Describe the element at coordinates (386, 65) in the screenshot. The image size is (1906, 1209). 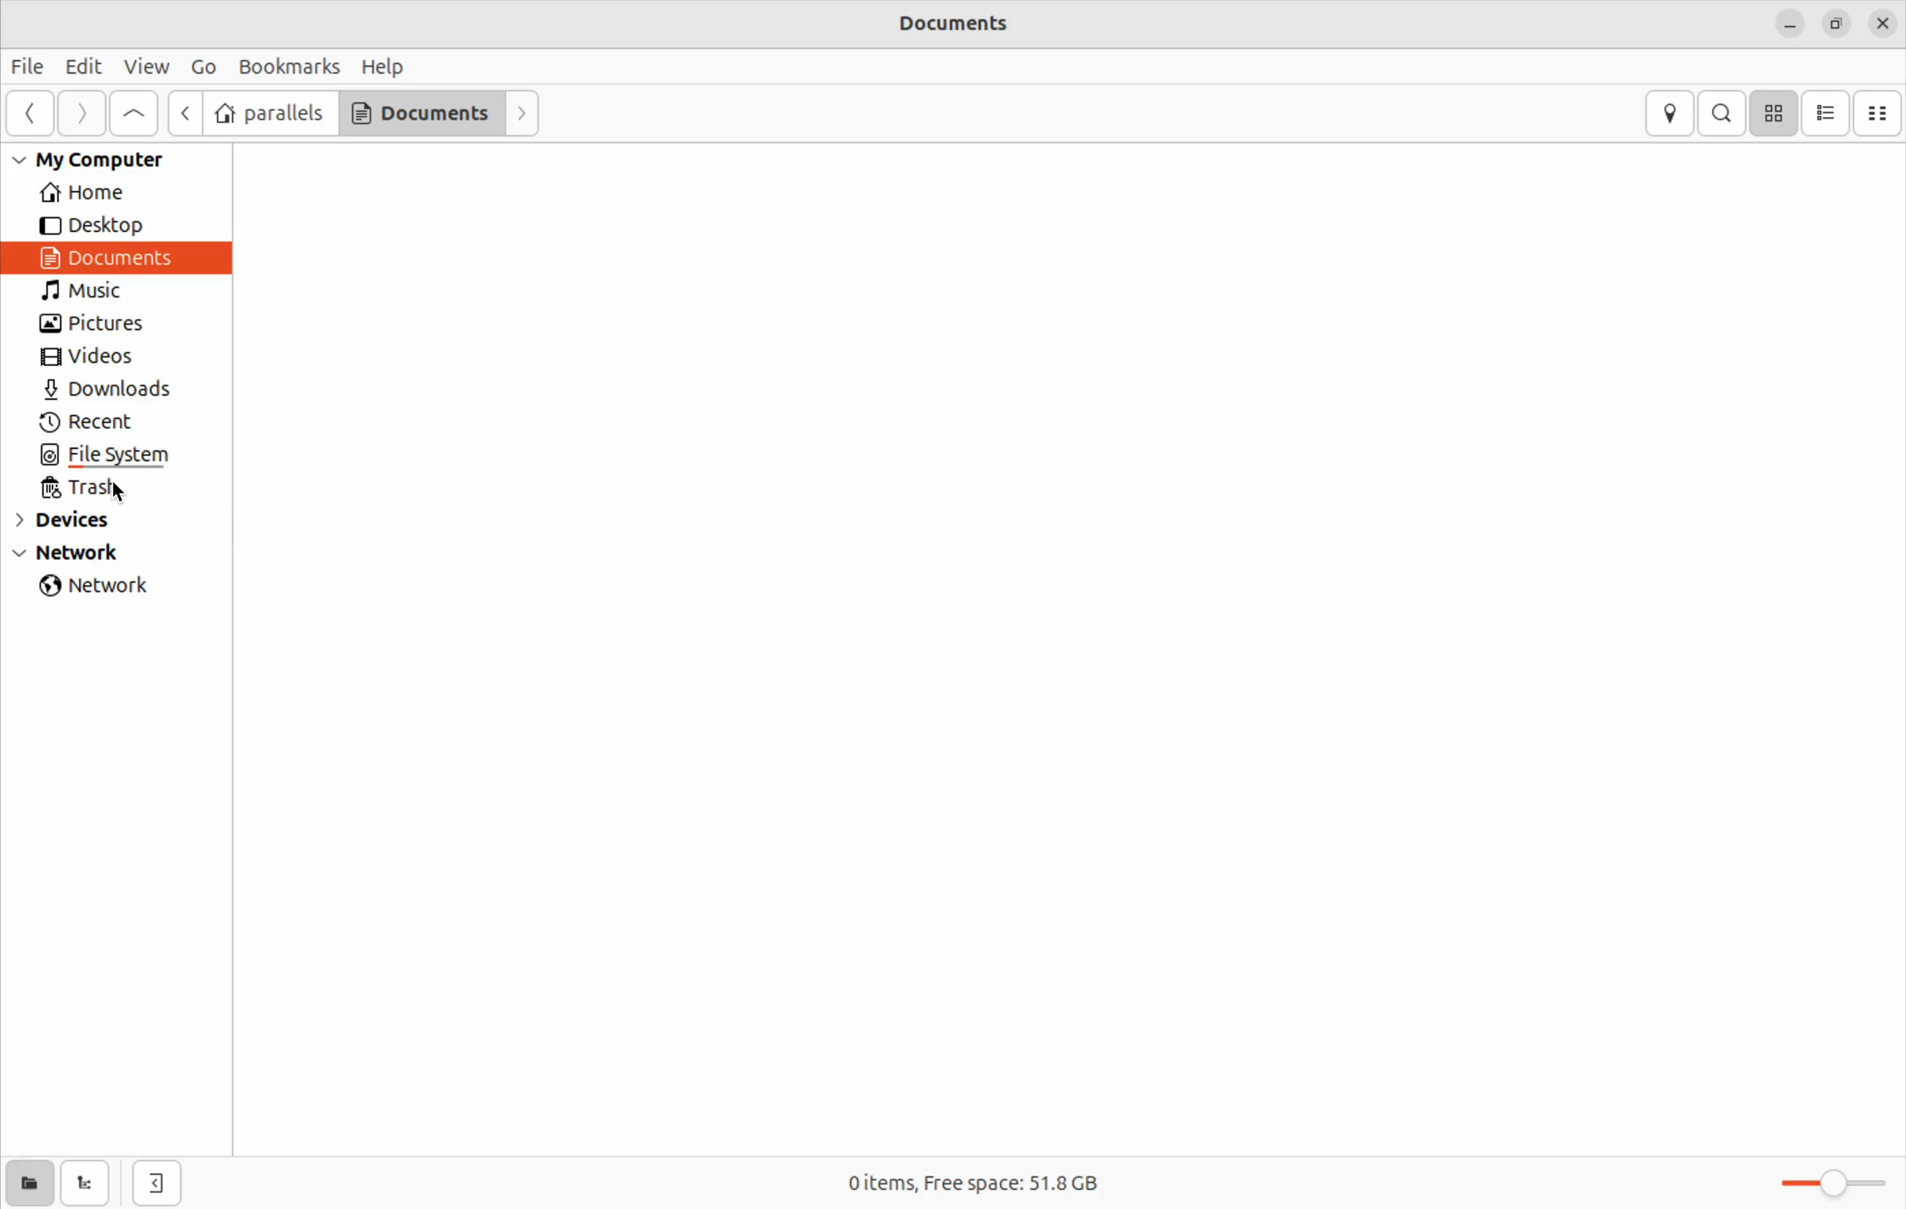
I see `Help` at that location.